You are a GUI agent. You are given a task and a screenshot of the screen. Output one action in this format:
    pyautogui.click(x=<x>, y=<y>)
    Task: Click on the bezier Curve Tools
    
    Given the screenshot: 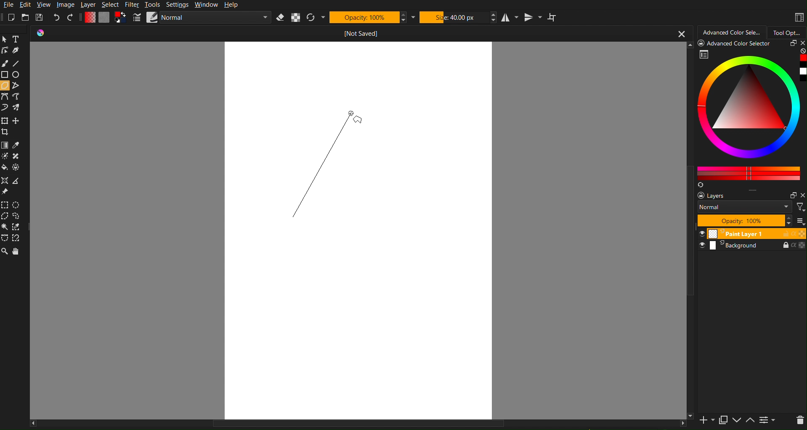 What is the action you would take?
    pyautogui.click(x=5, y=97)
    